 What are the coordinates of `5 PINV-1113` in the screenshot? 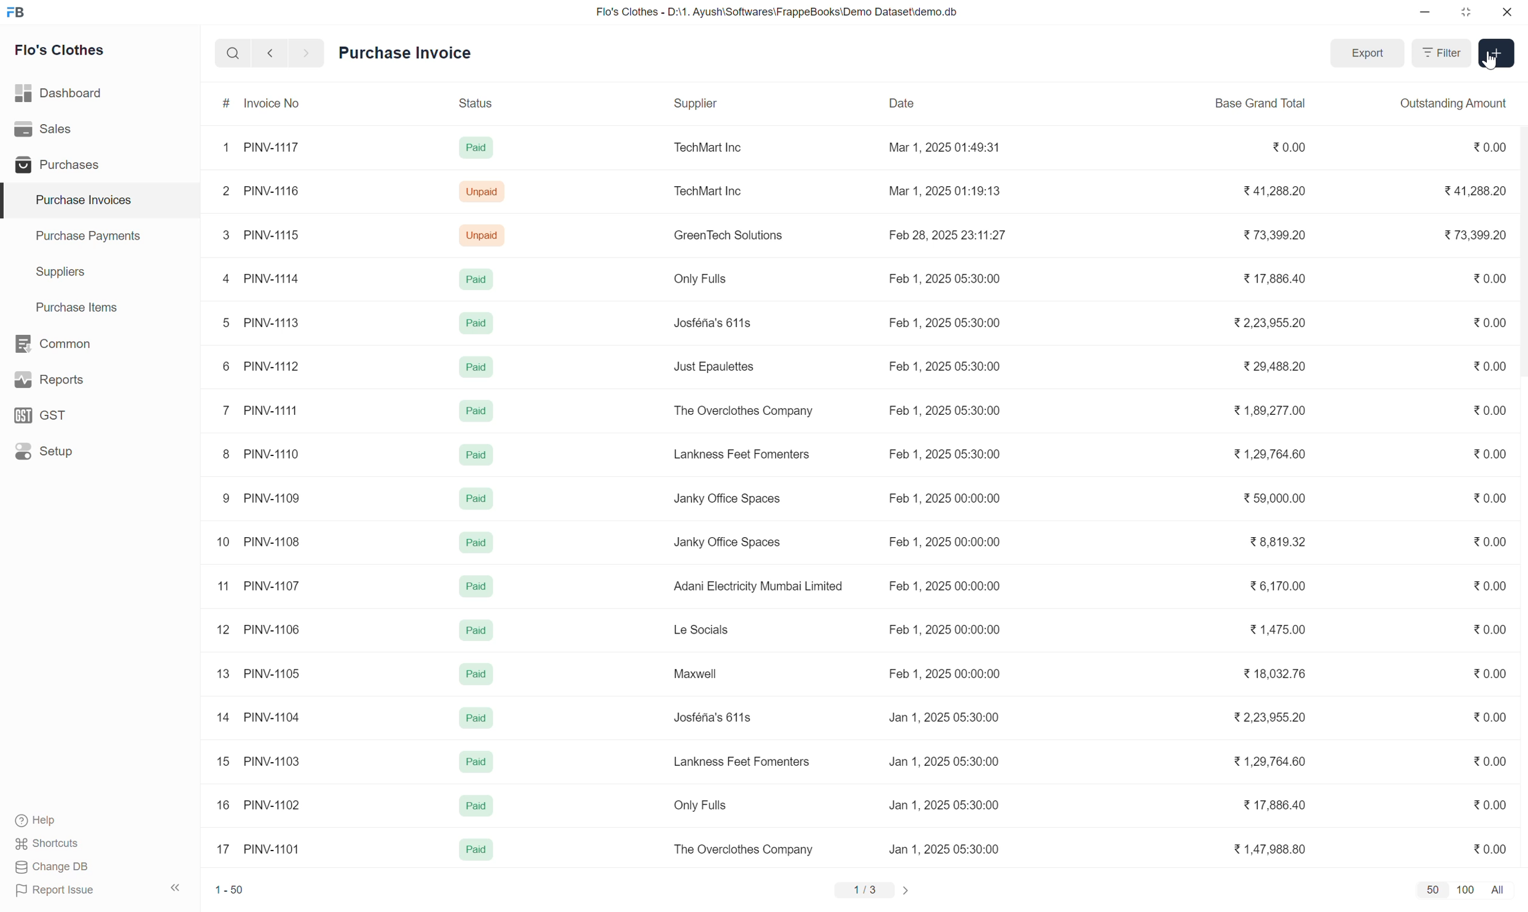 It's located at (263, 323).